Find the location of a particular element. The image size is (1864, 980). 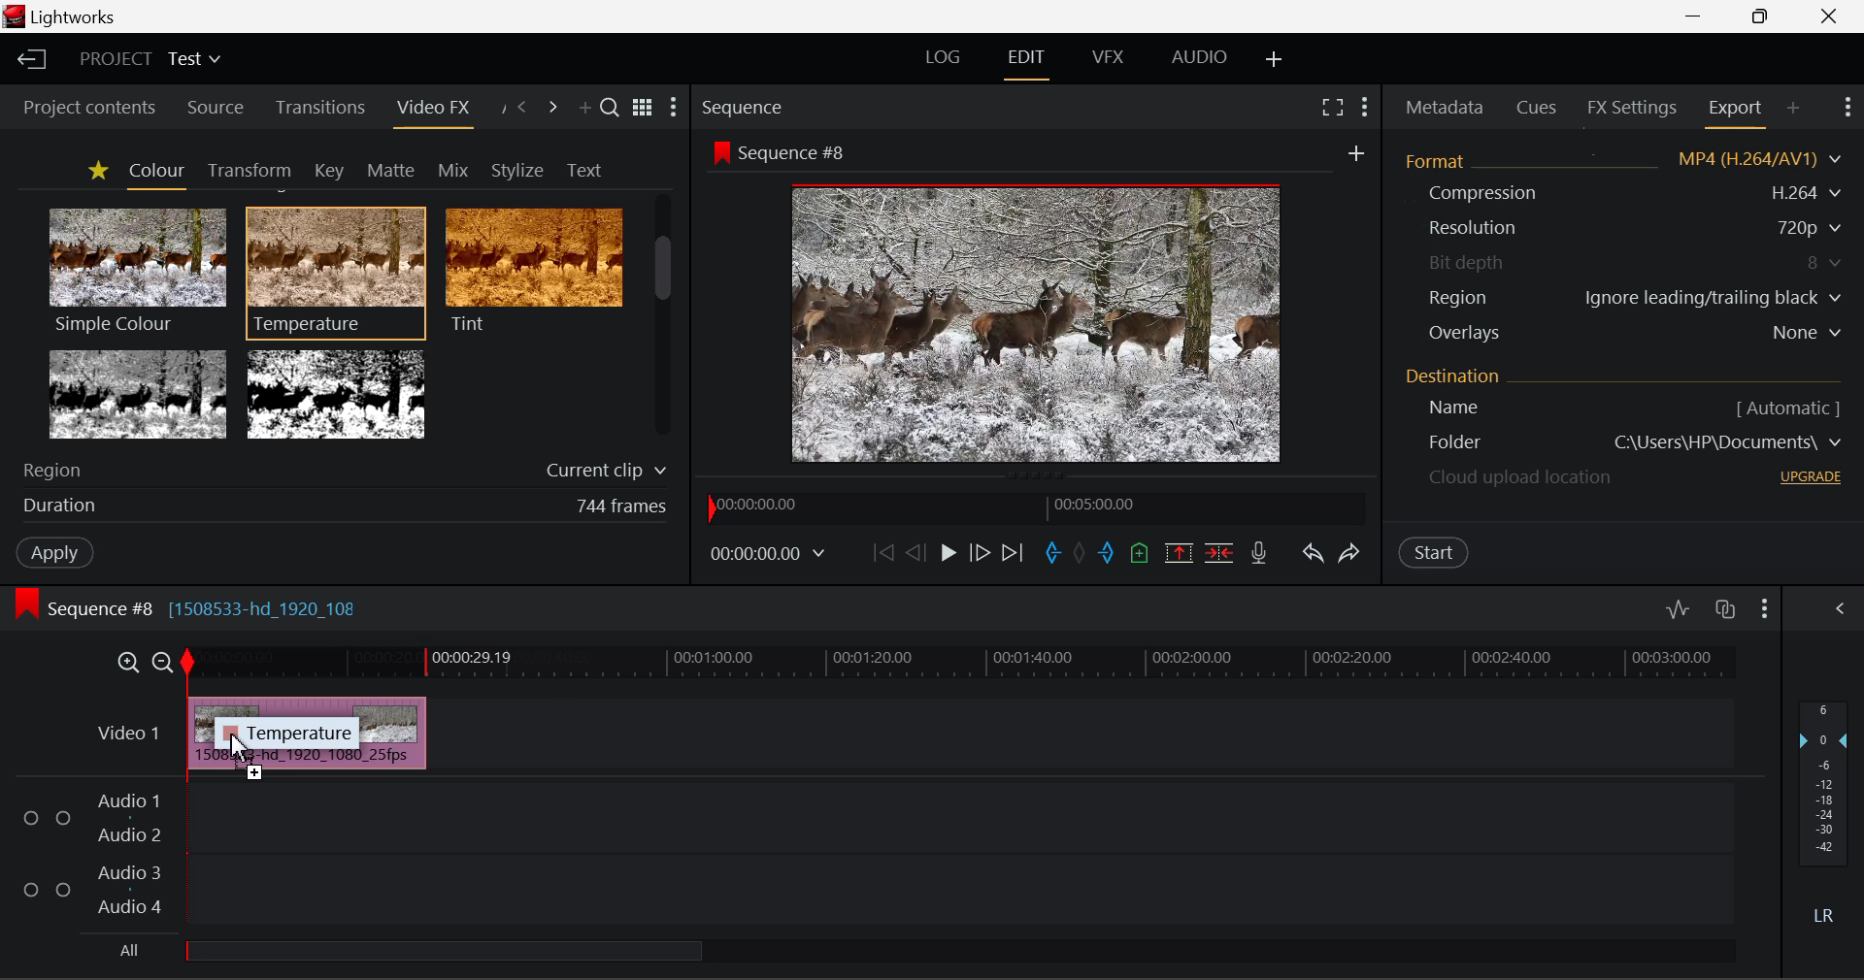

Colour is located at coordinates (153, 172).